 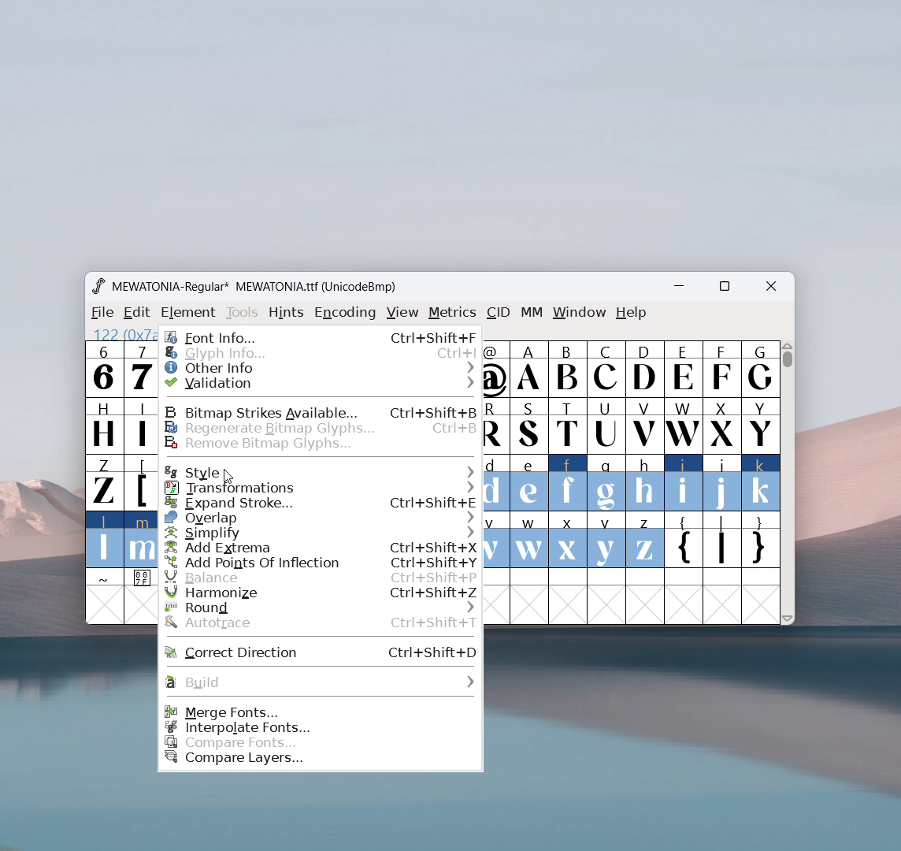 What do you see at coordinates (771, 287) in the screenshot?
I see `close` at bounding box center [771, 287].